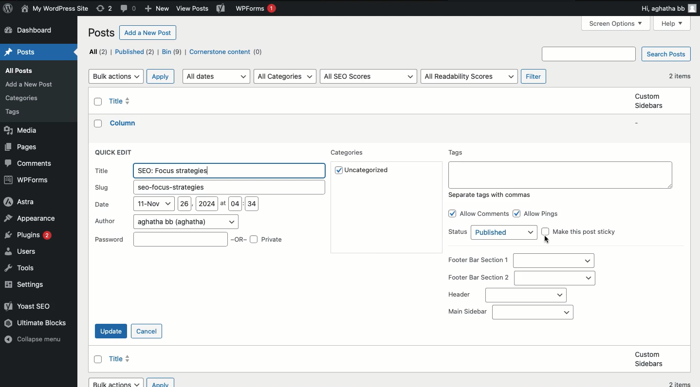  I want to click on All dates, so click(218, 76).